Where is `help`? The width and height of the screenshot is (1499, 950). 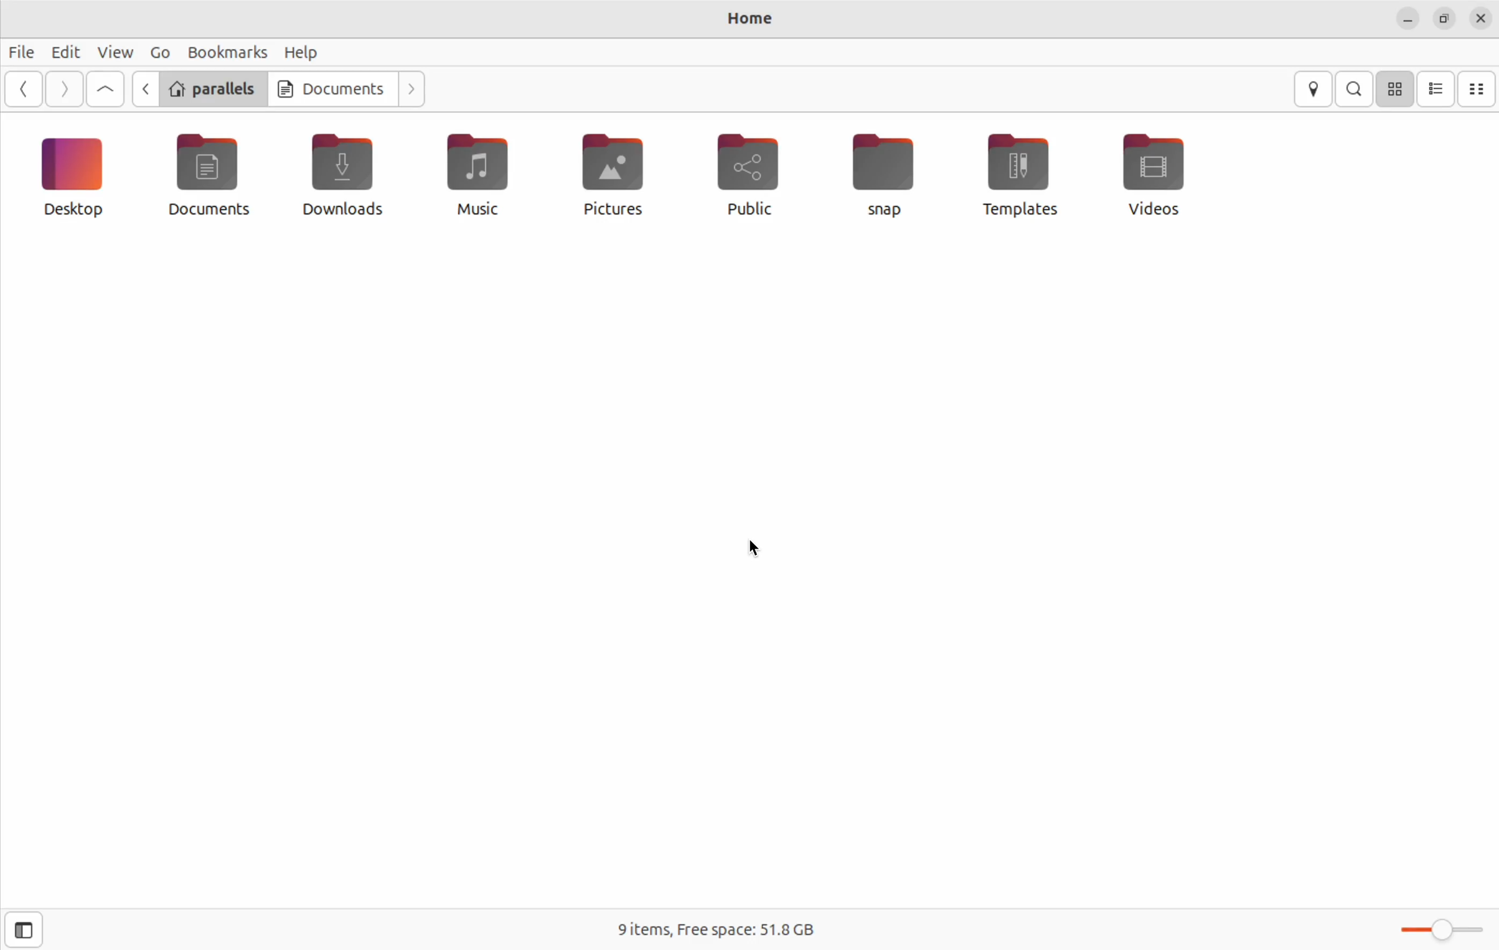 help is located at coordinates (305, 54).